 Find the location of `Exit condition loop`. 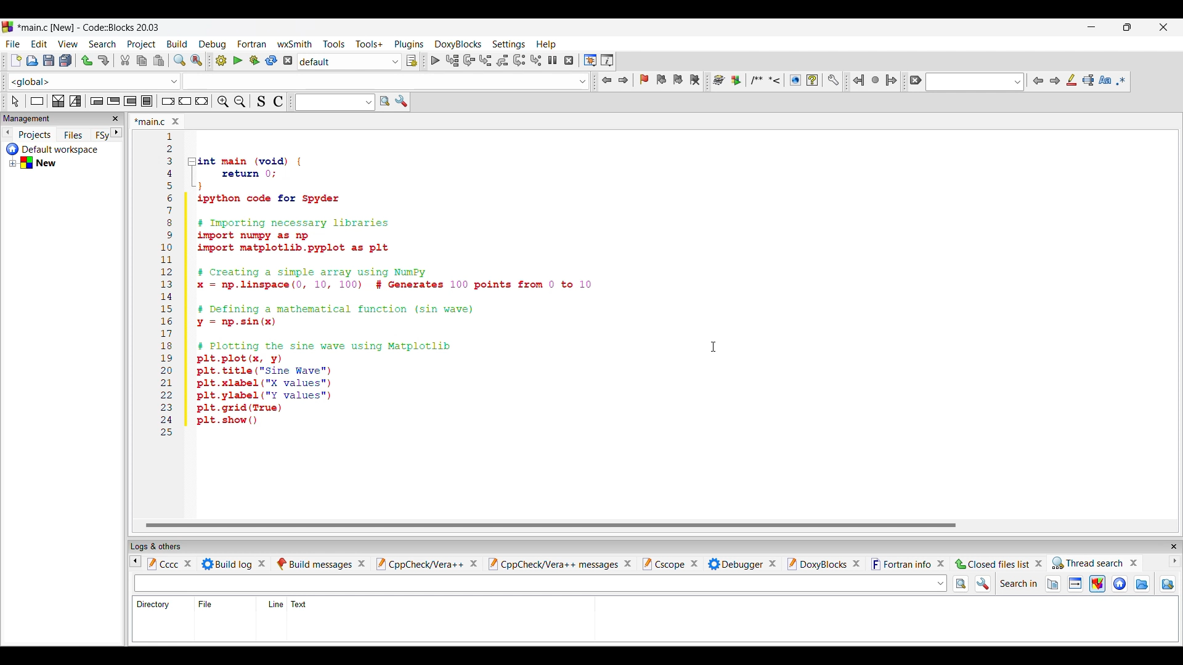

Exit condition loop is located at coordinates (116, 99).